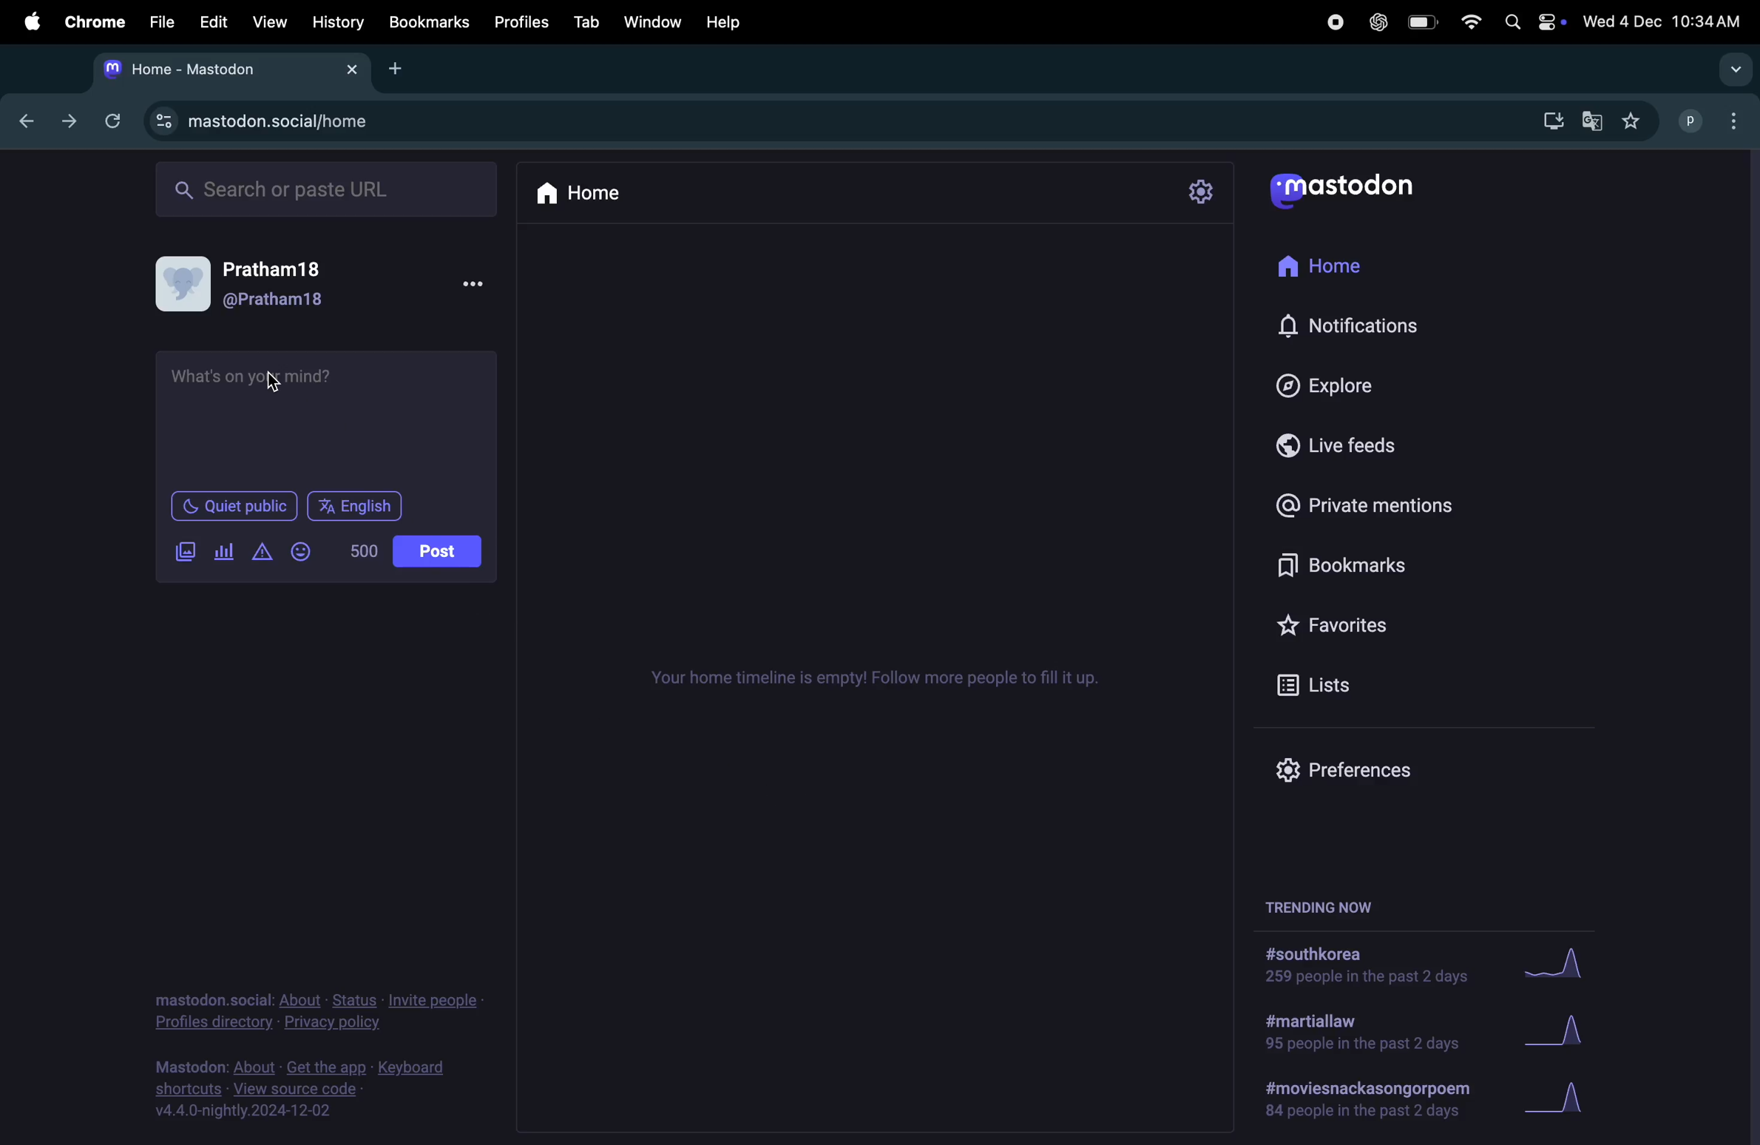 Image resolution: width=1760 pixels, height=1145 pixels. What do you see at coordinates (590, 191) in the screenshot?
I see `Home` at bounding box center [590, 191].